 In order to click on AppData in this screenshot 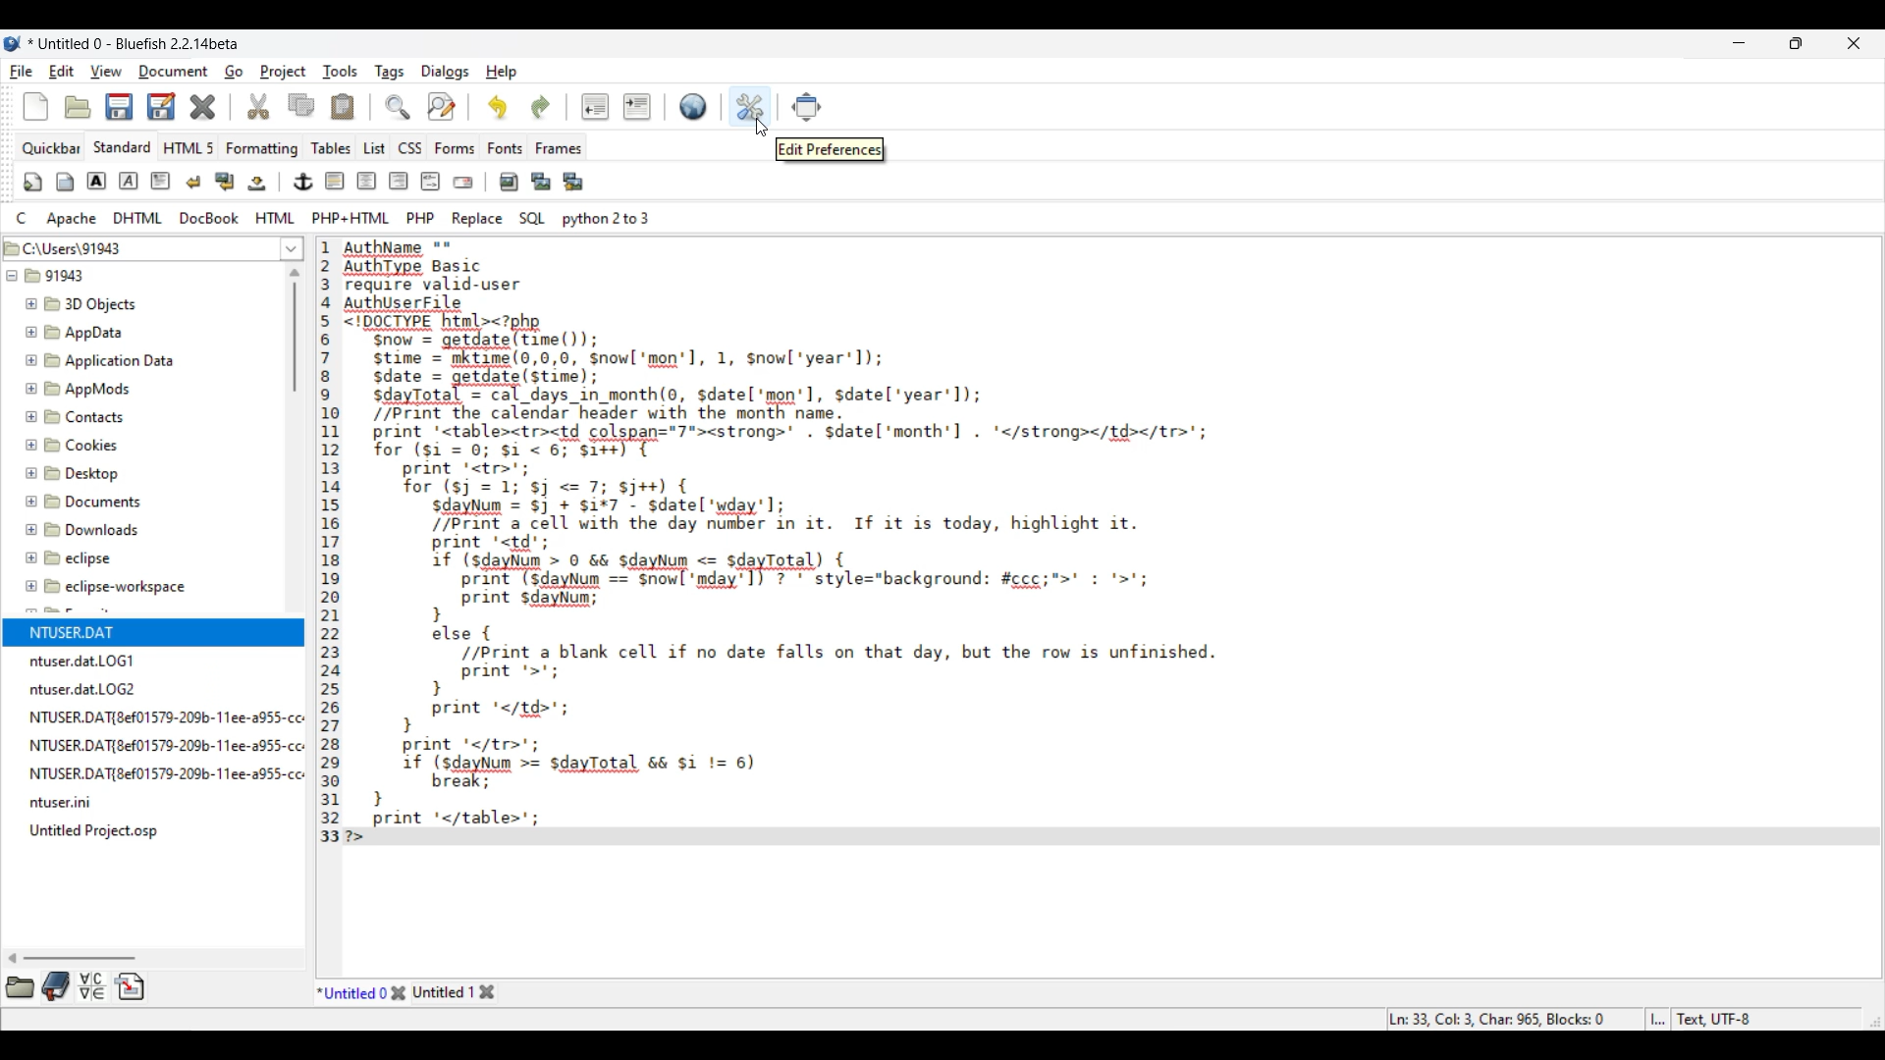, I will do `click(78, 331)`.